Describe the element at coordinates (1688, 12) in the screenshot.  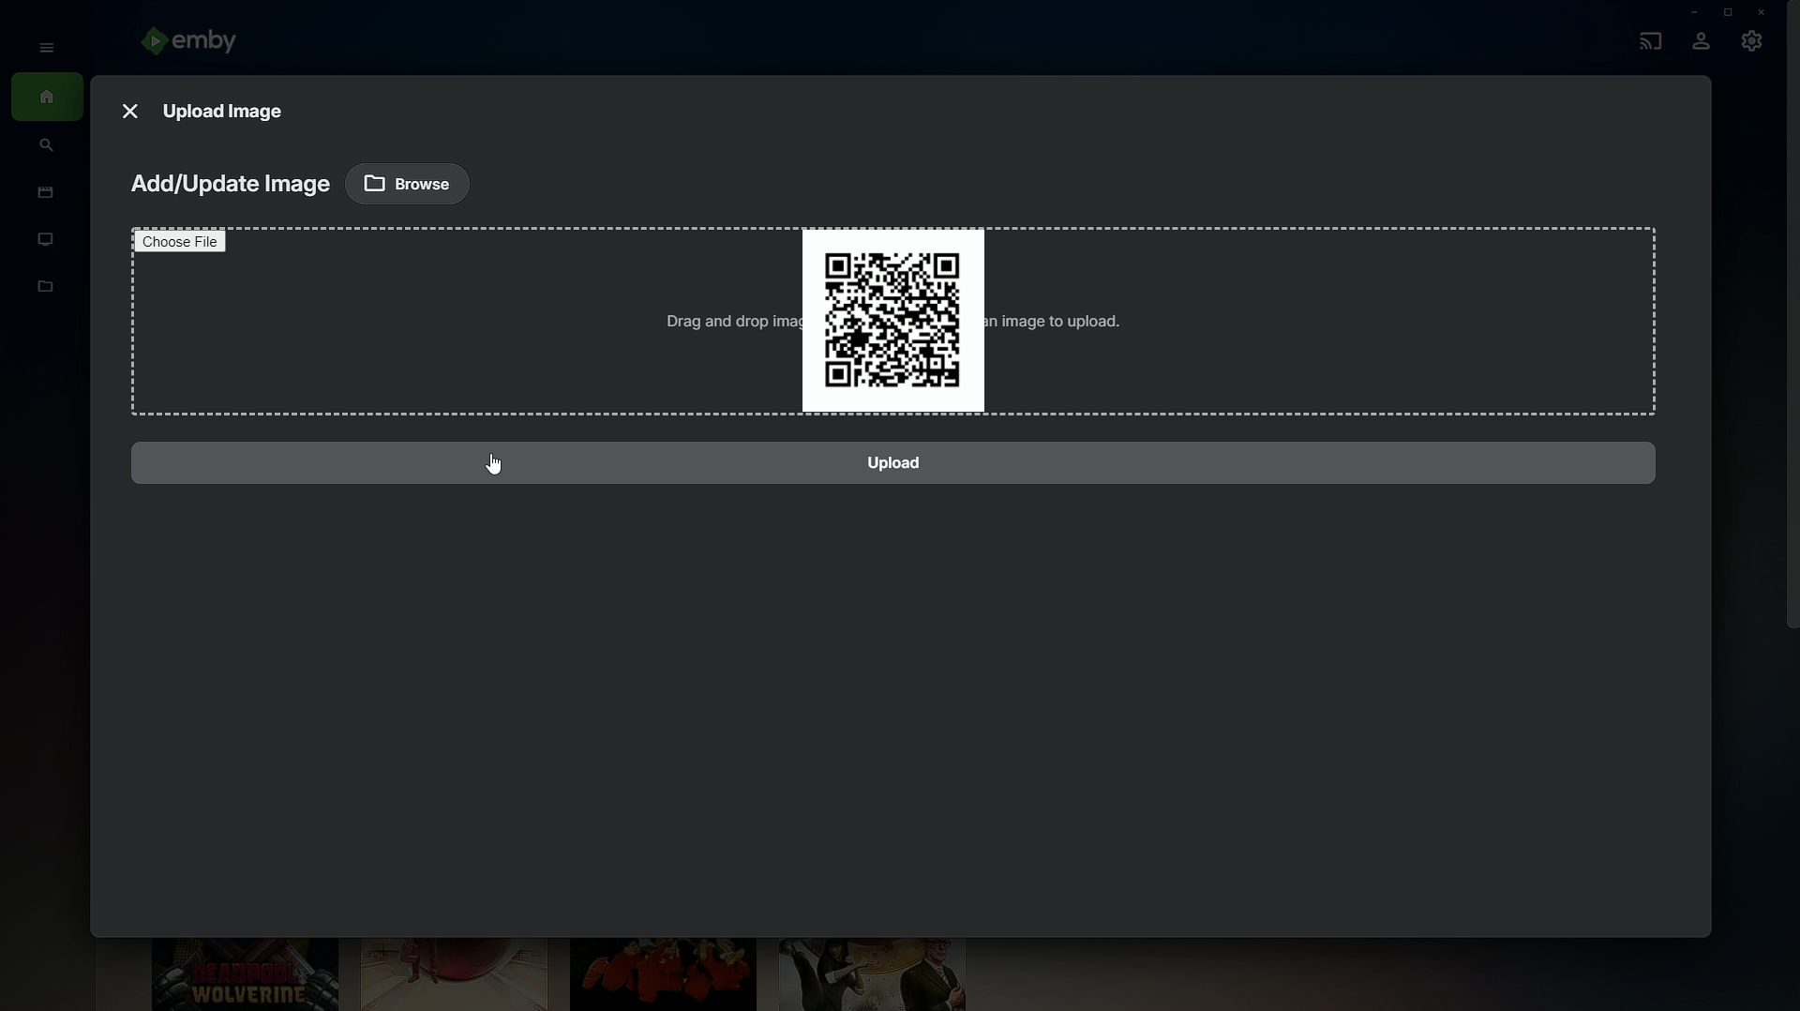
I see `Minimize` at that location.